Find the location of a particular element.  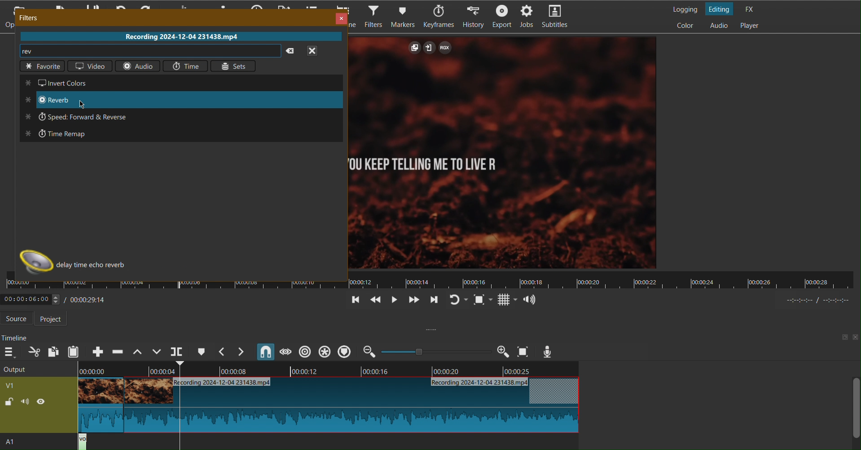

Search bar is located at coordinates (143, 51).